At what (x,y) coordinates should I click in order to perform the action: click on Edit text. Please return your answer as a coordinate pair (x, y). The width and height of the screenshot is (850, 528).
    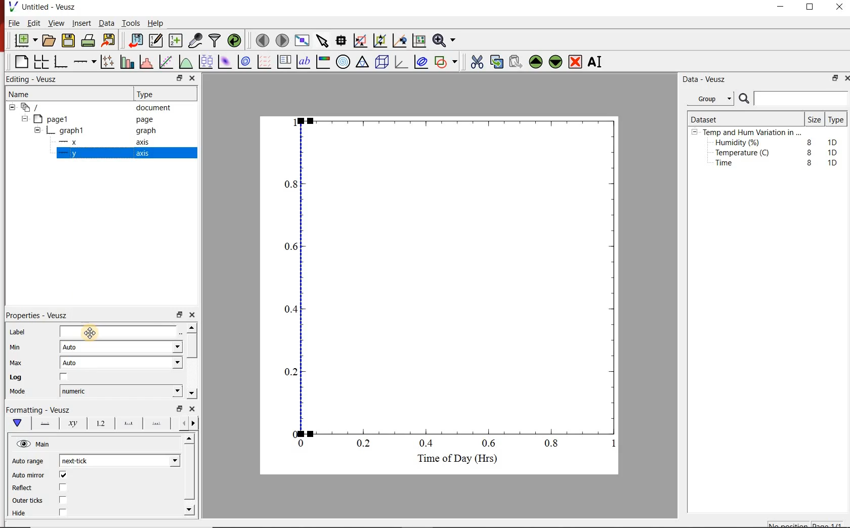
    Looking at the image, I should click on (183, 331).